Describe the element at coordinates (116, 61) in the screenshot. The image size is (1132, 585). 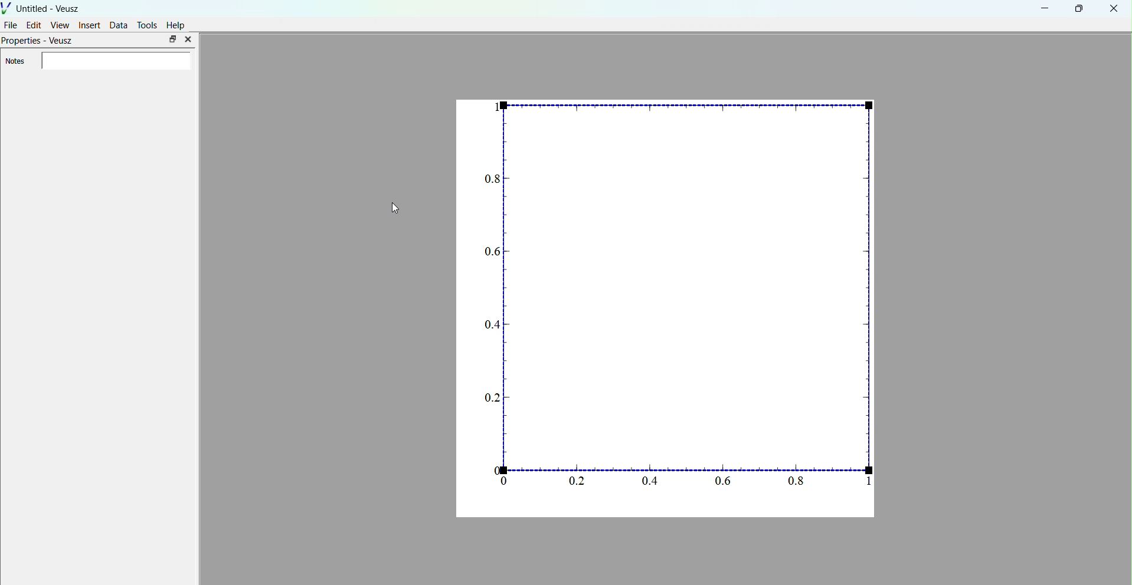
I see `enter notes field` at that location.